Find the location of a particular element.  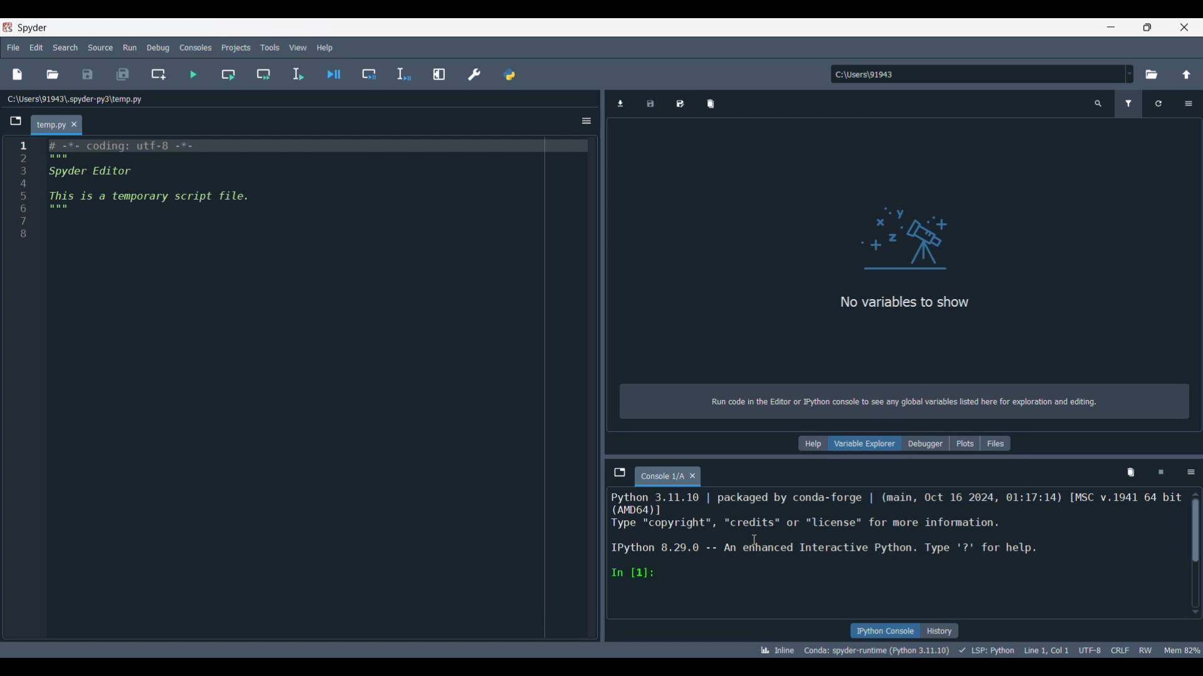

Filter variables is located at coordinates (1128, 104).